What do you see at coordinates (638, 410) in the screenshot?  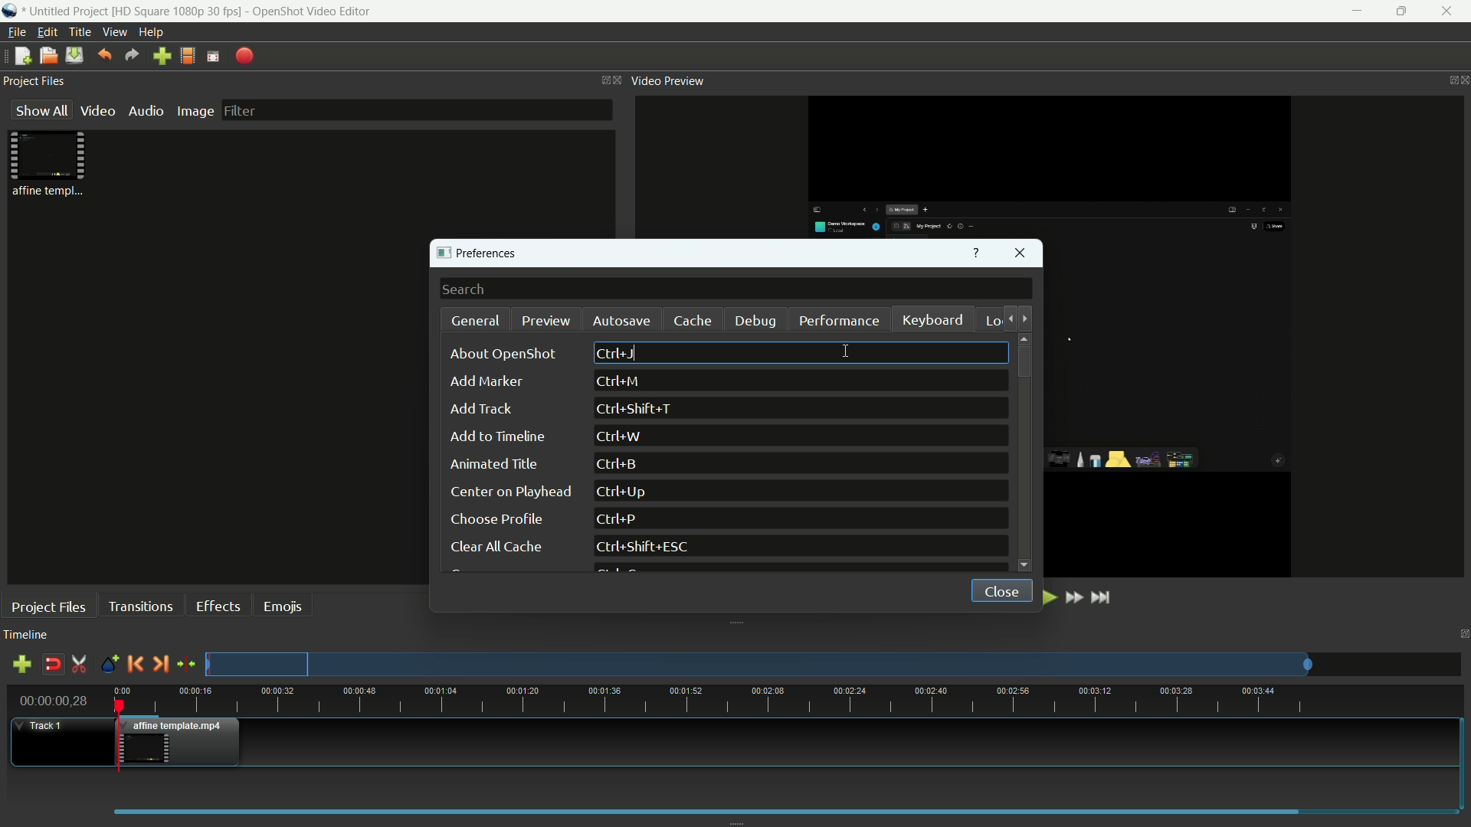 I see `keyboard shortcut` at bounding box center [638, 410].